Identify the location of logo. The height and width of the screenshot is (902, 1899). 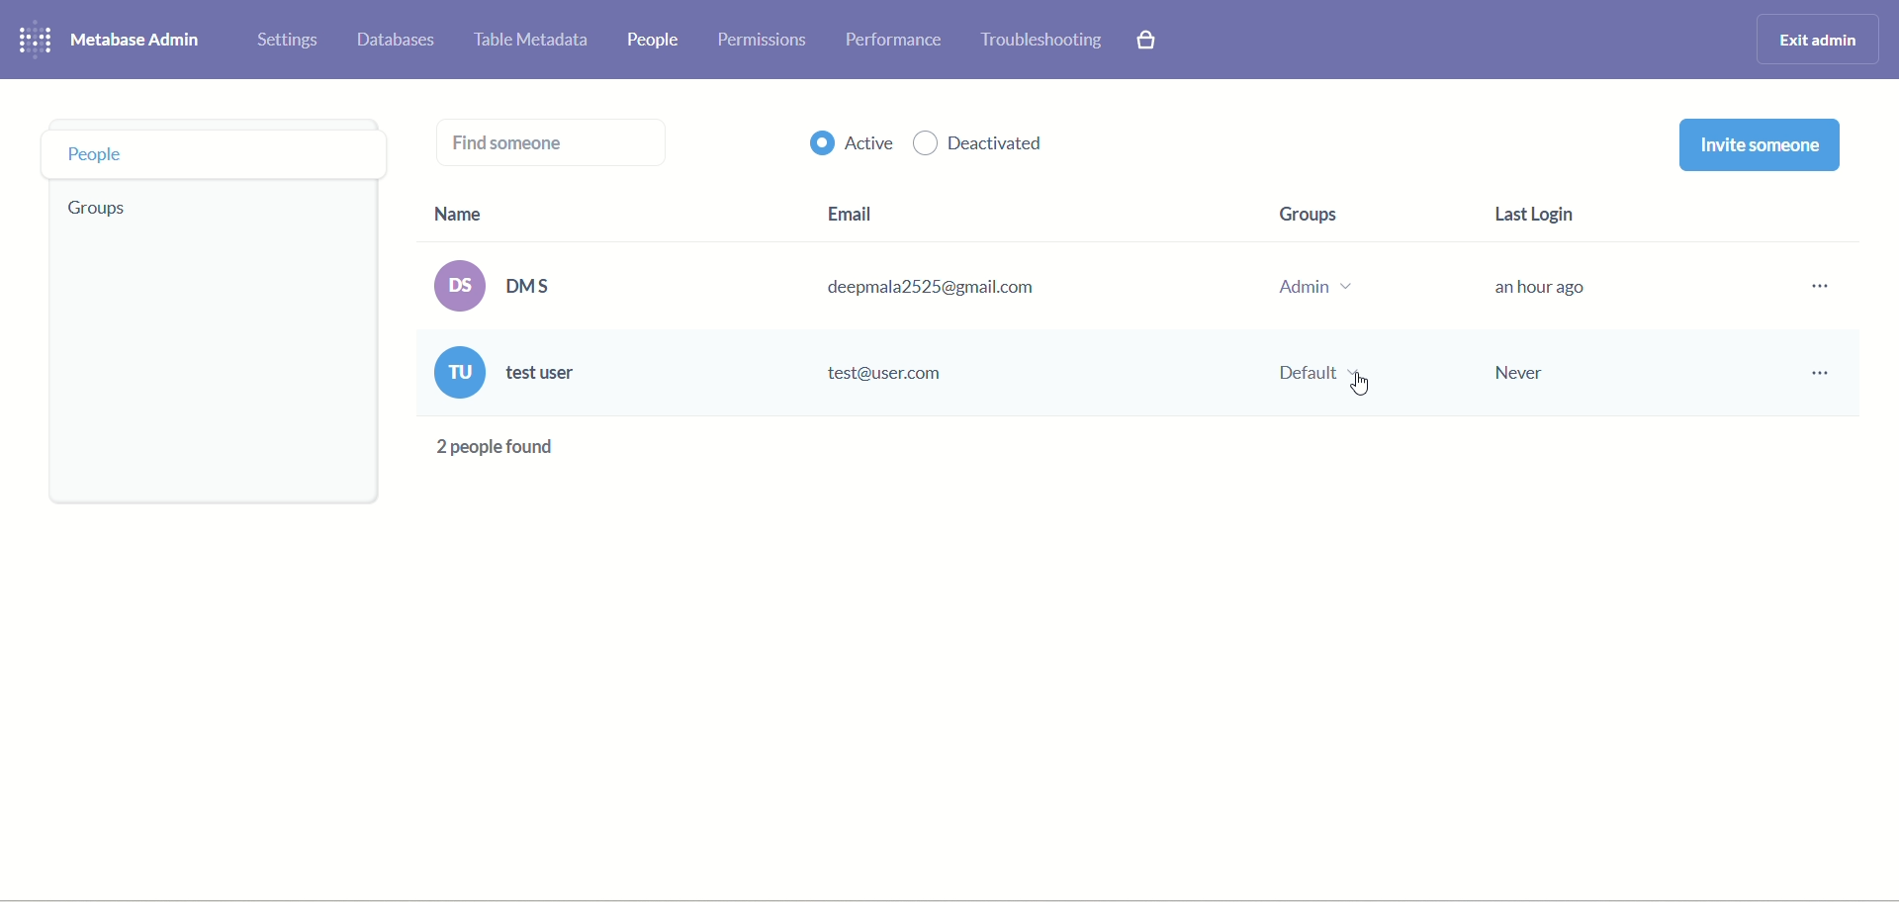
(37, 37).